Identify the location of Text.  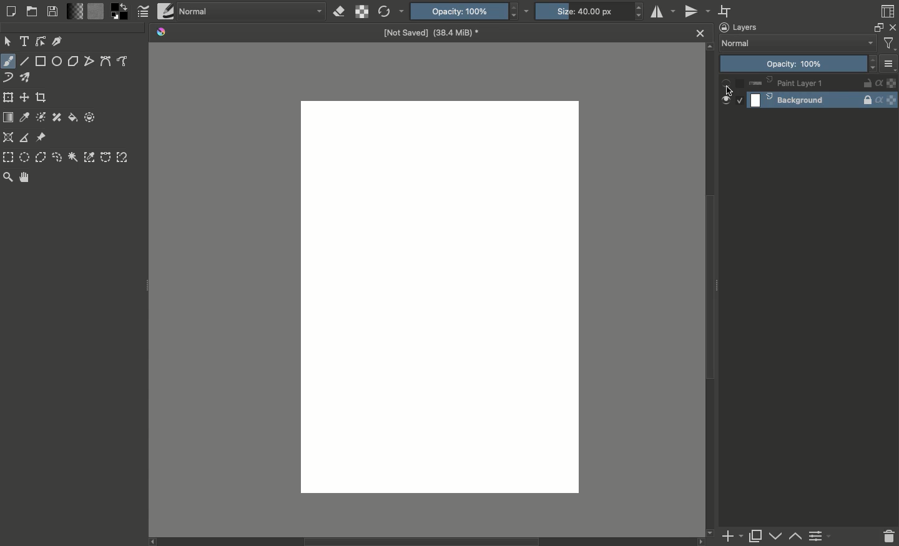
(26, 42).